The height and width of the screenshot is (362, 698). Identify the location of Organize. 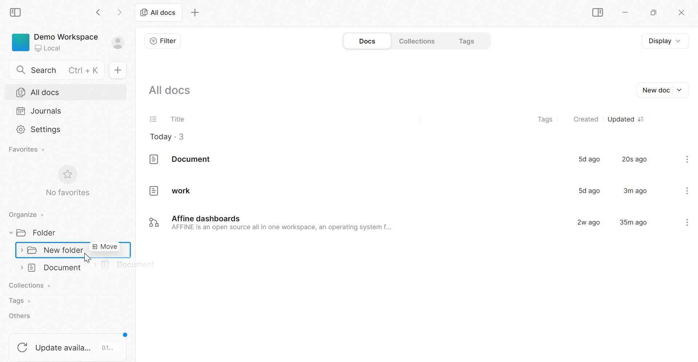
(25, 214).